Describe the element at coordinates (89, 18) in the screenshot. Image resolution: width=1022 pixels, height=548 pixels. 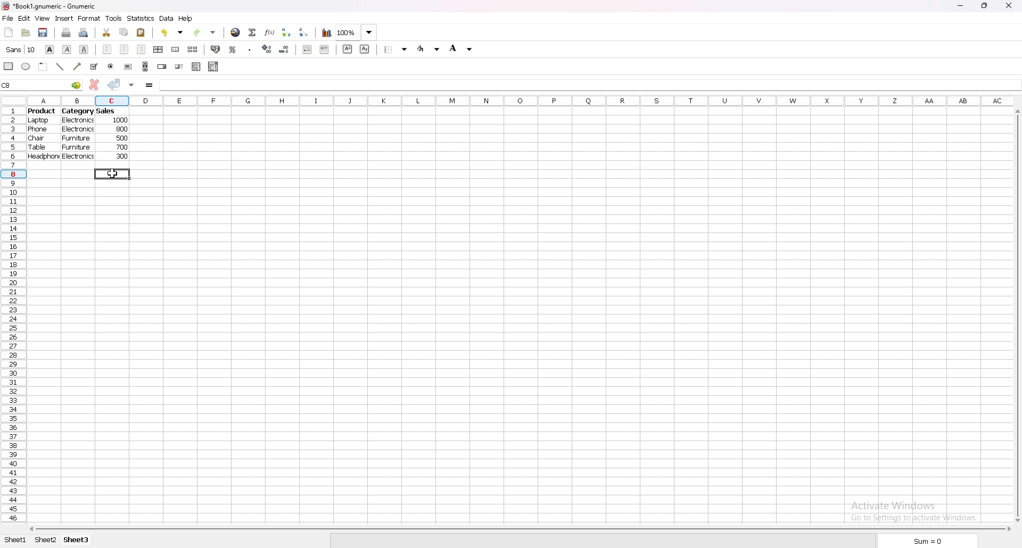
I see `format` at that location.